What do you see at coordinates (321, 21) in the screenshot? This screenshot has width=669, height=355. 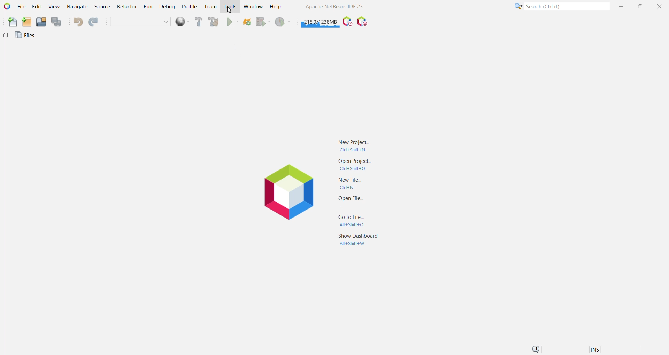 I see `Click to force garbage collection` at bounding box center [321, 21].